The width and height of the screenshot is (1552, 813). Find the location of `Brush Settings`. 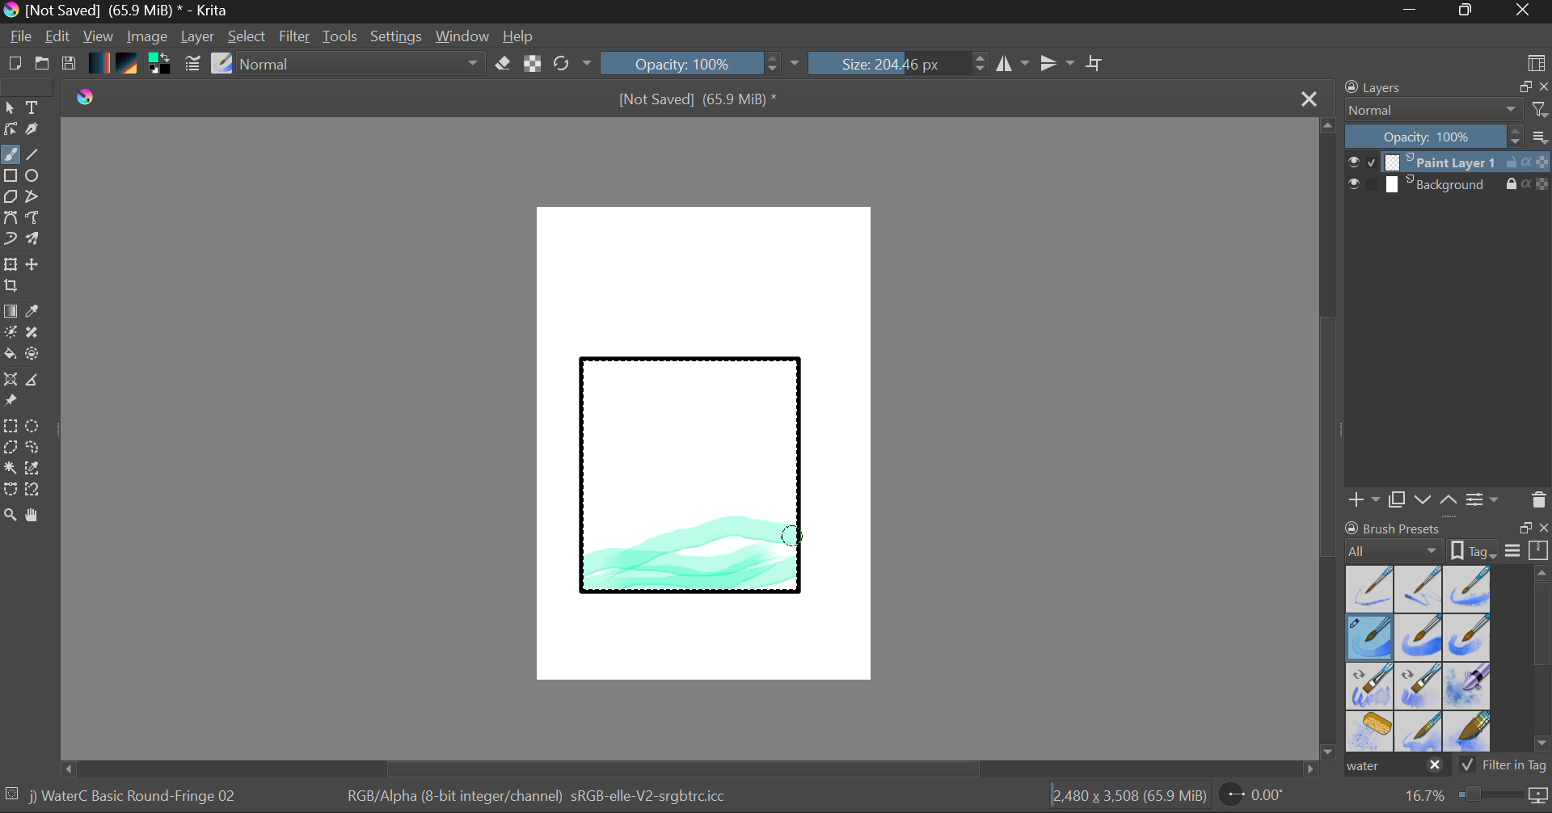

Brush Settings is located at coordinates (191, 65).